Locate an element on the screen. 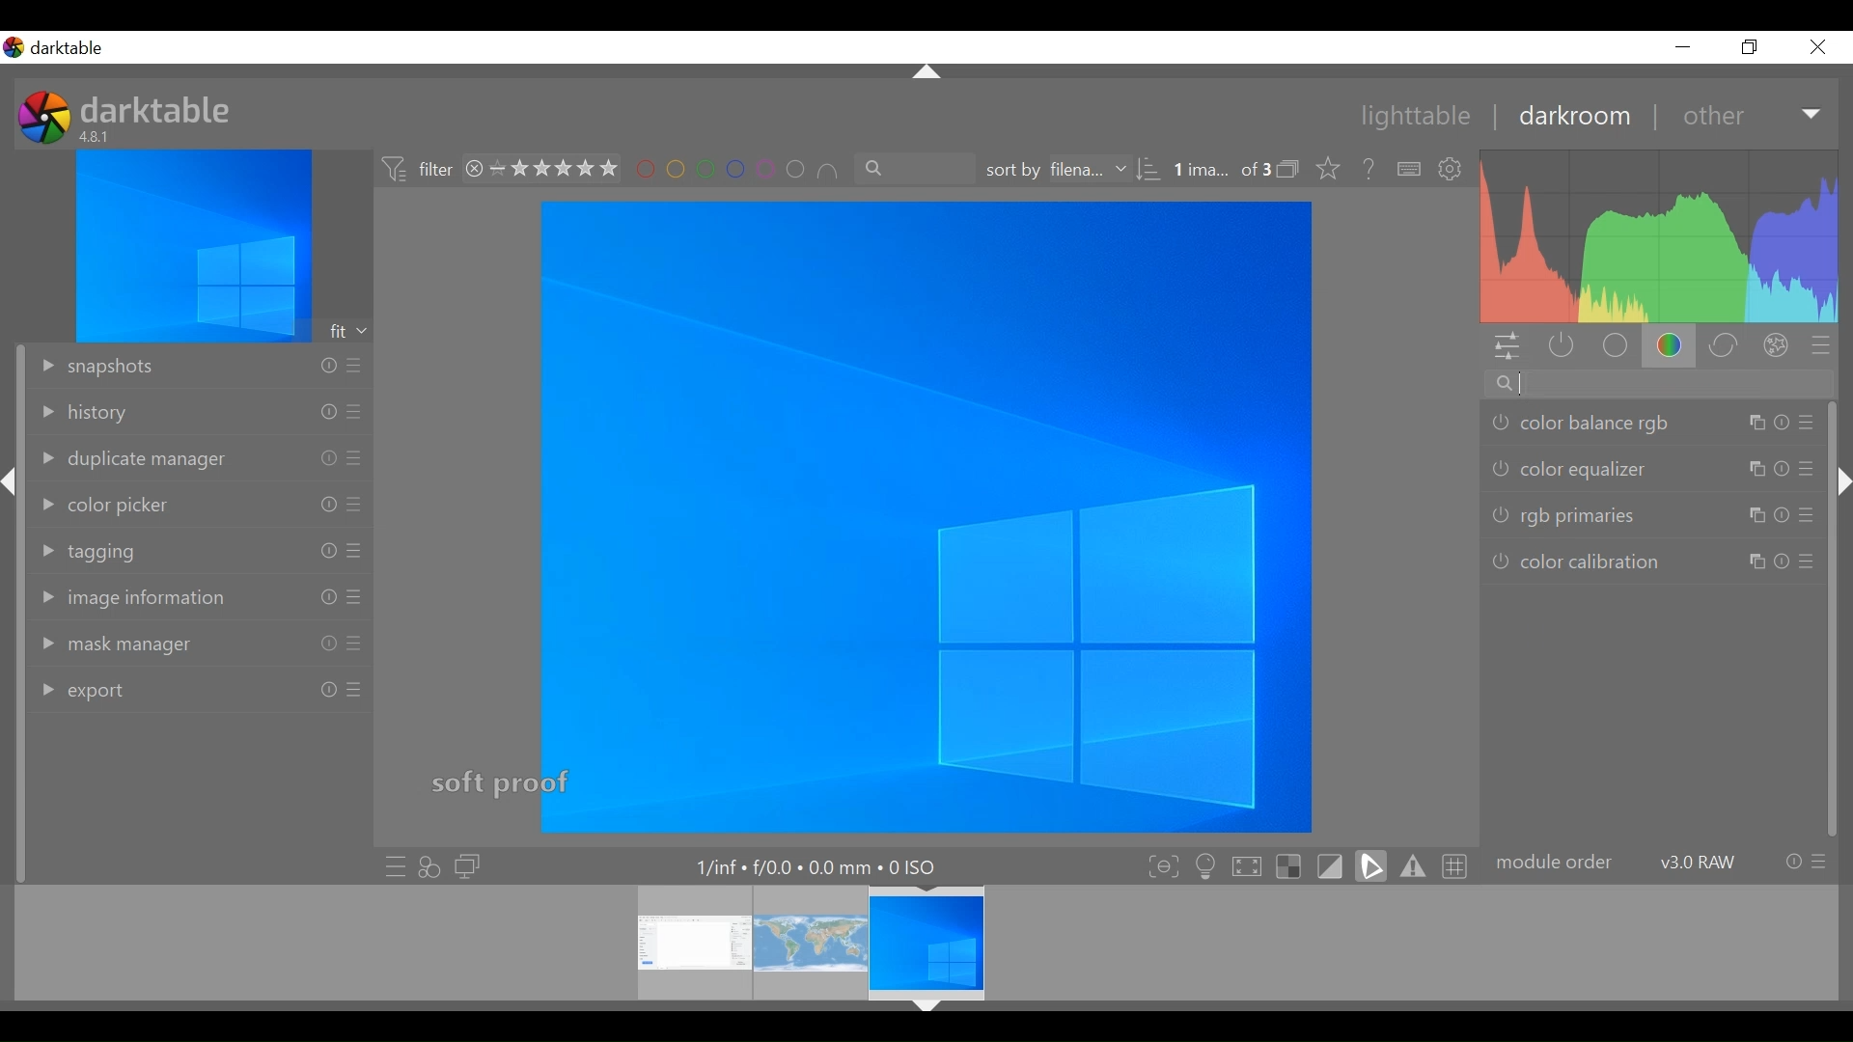 The image size is (1853, 1042). info is located at coordinates (327, 551).